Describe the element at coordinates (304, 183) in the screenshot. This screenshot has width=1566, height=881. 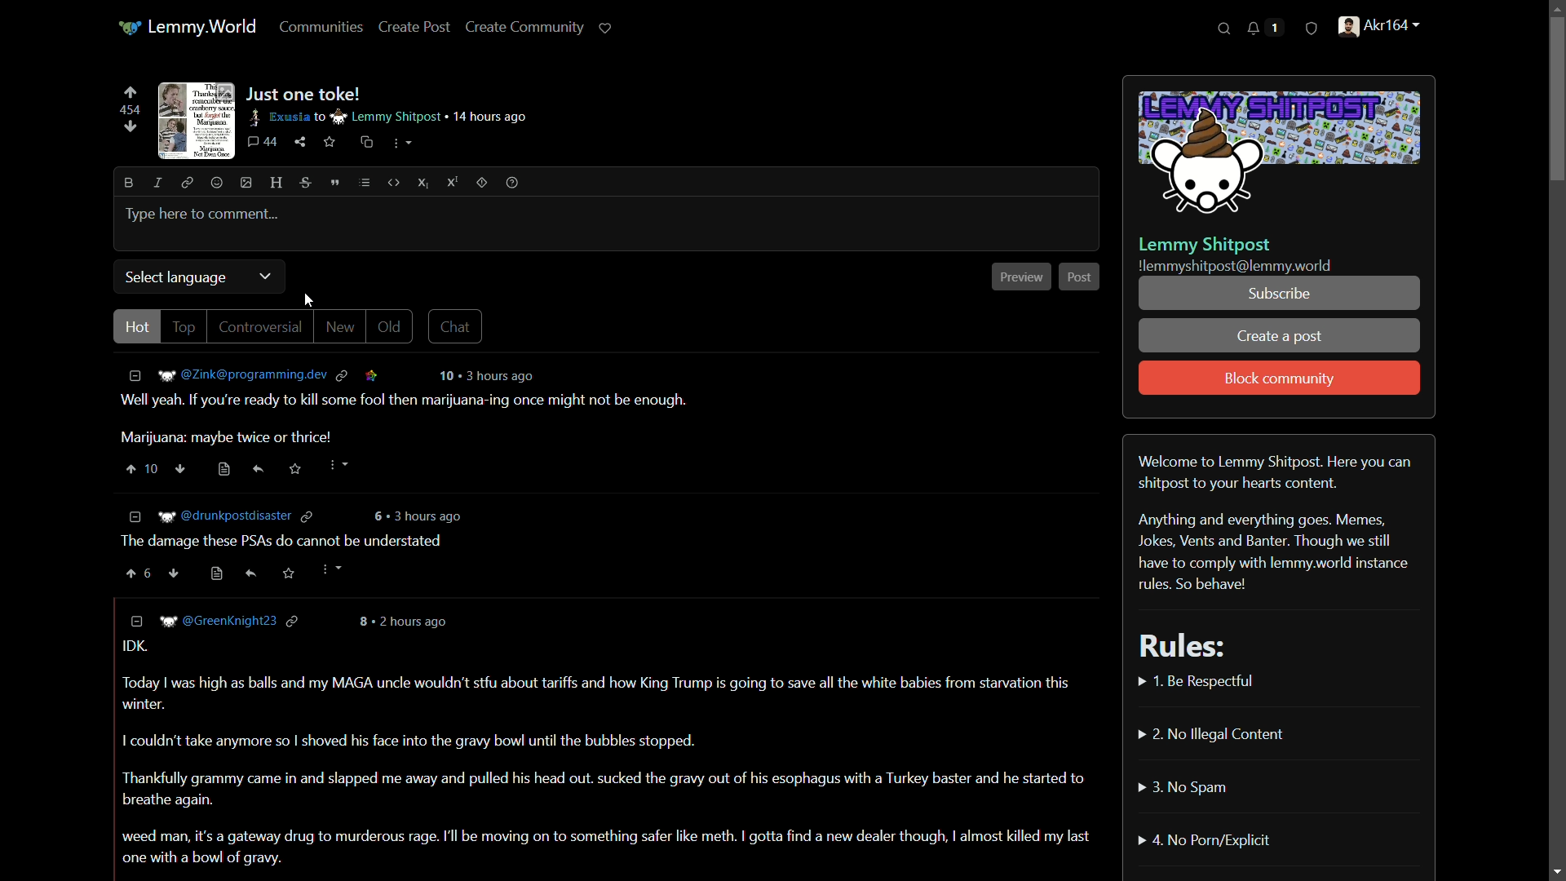
I see `strikethrough` at that location.